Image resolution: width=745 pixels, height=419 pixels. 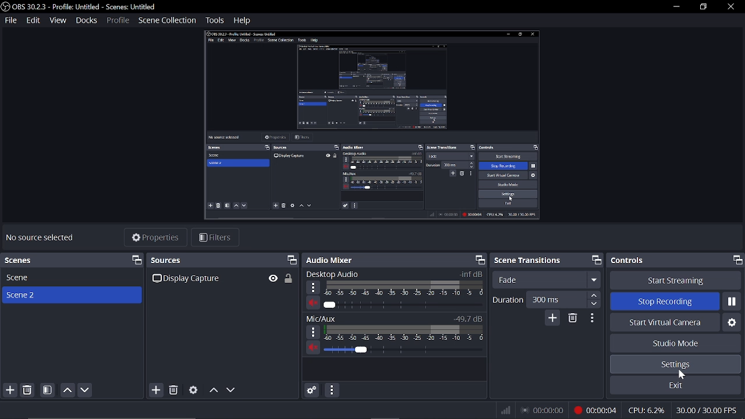 I want to click on move scene up, so click(x=67, y=390).